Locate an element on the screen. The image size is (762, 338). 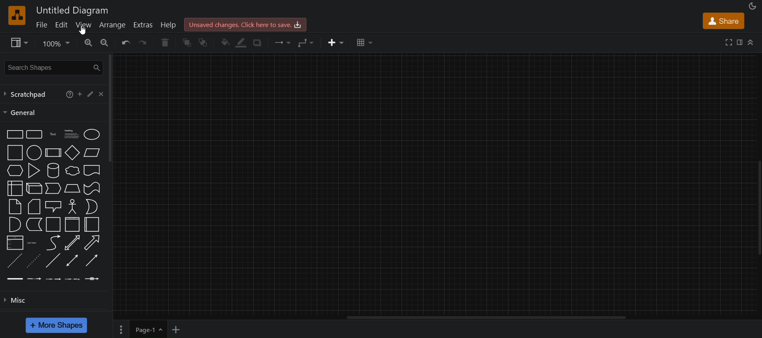
fill color is located at coordinates (226, 42).